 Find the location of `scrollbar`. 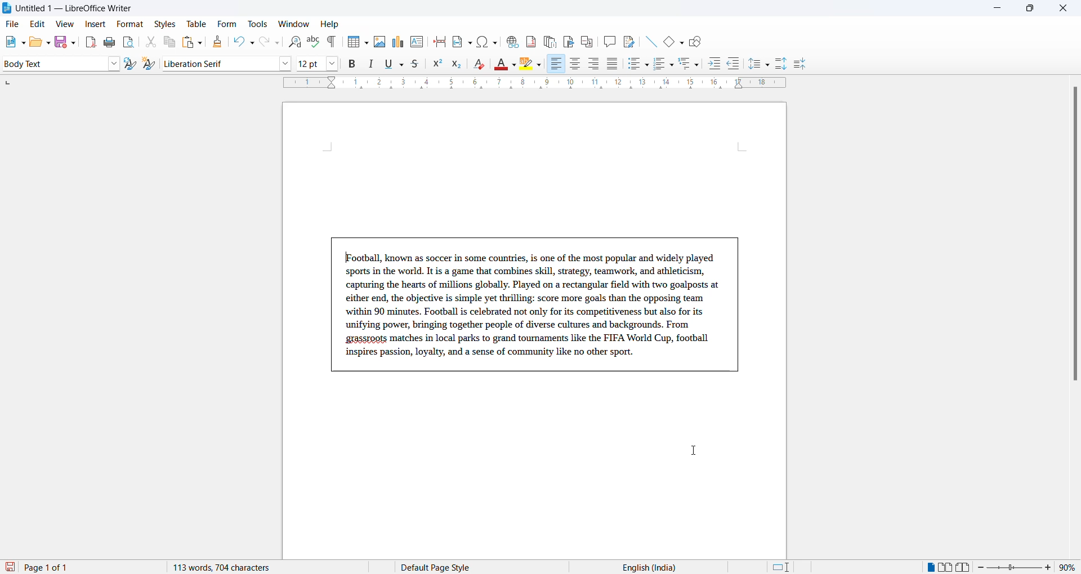

scrollbar is located at coordinates (1074, 239).